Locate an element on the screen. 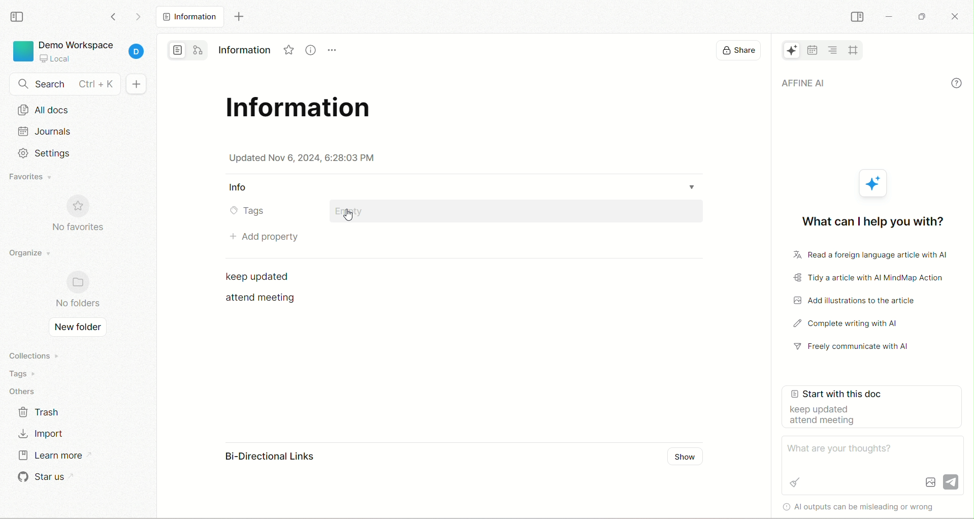  Al outputs can be misleading or wrong is located at coordinates (808, 508).